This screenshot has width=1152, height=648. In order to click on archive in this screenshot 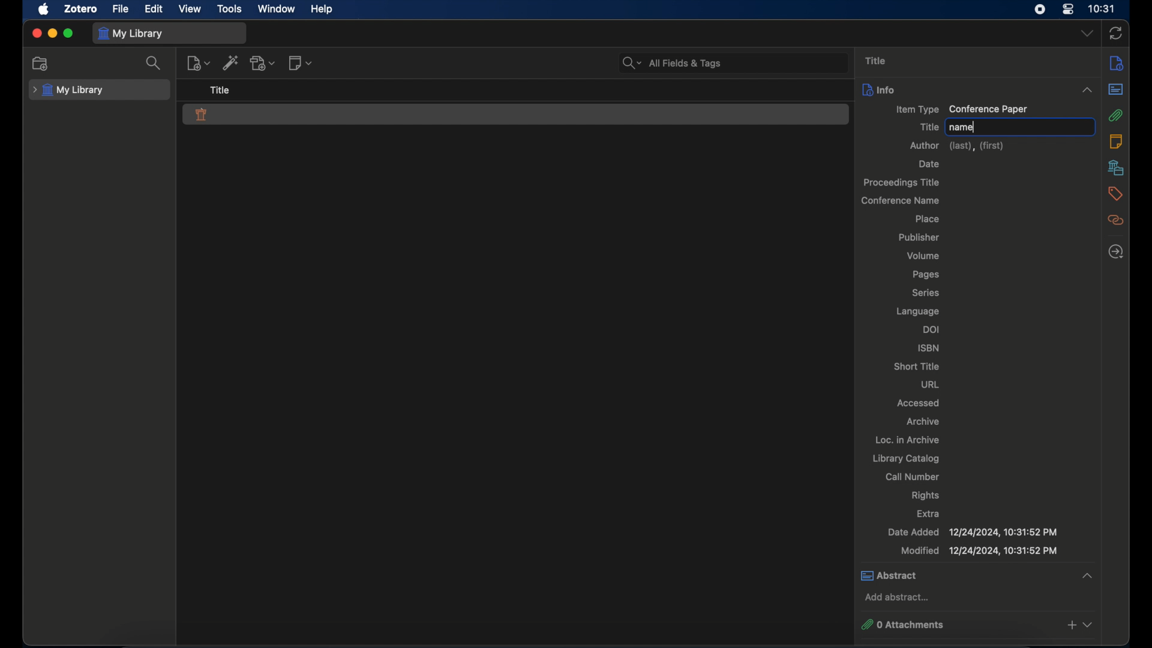, I will do `click(925, 421)`.